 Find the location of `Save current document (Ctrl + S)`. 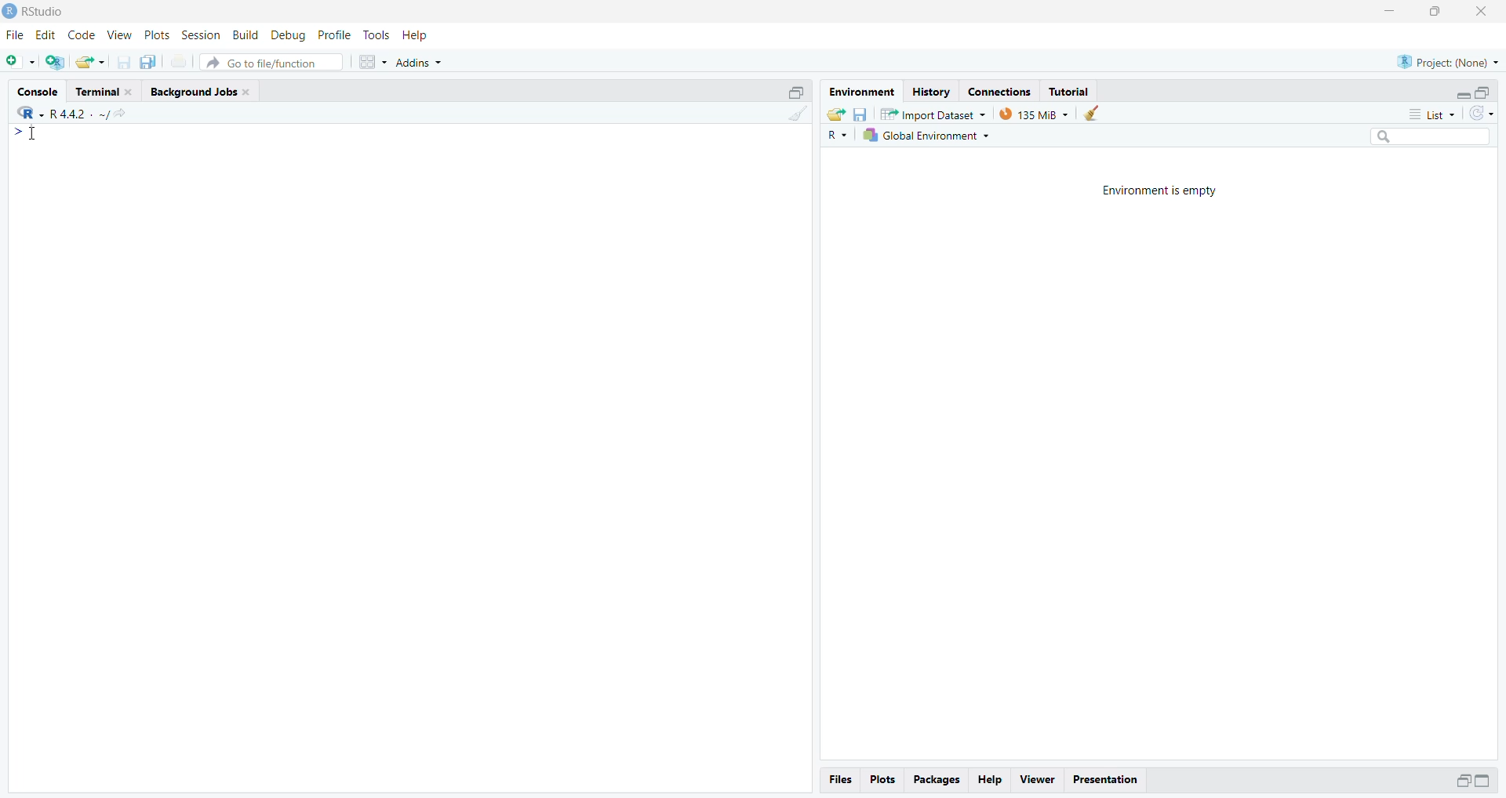

Save current document (Ctrl + S) is located at coordinates (128, 62).